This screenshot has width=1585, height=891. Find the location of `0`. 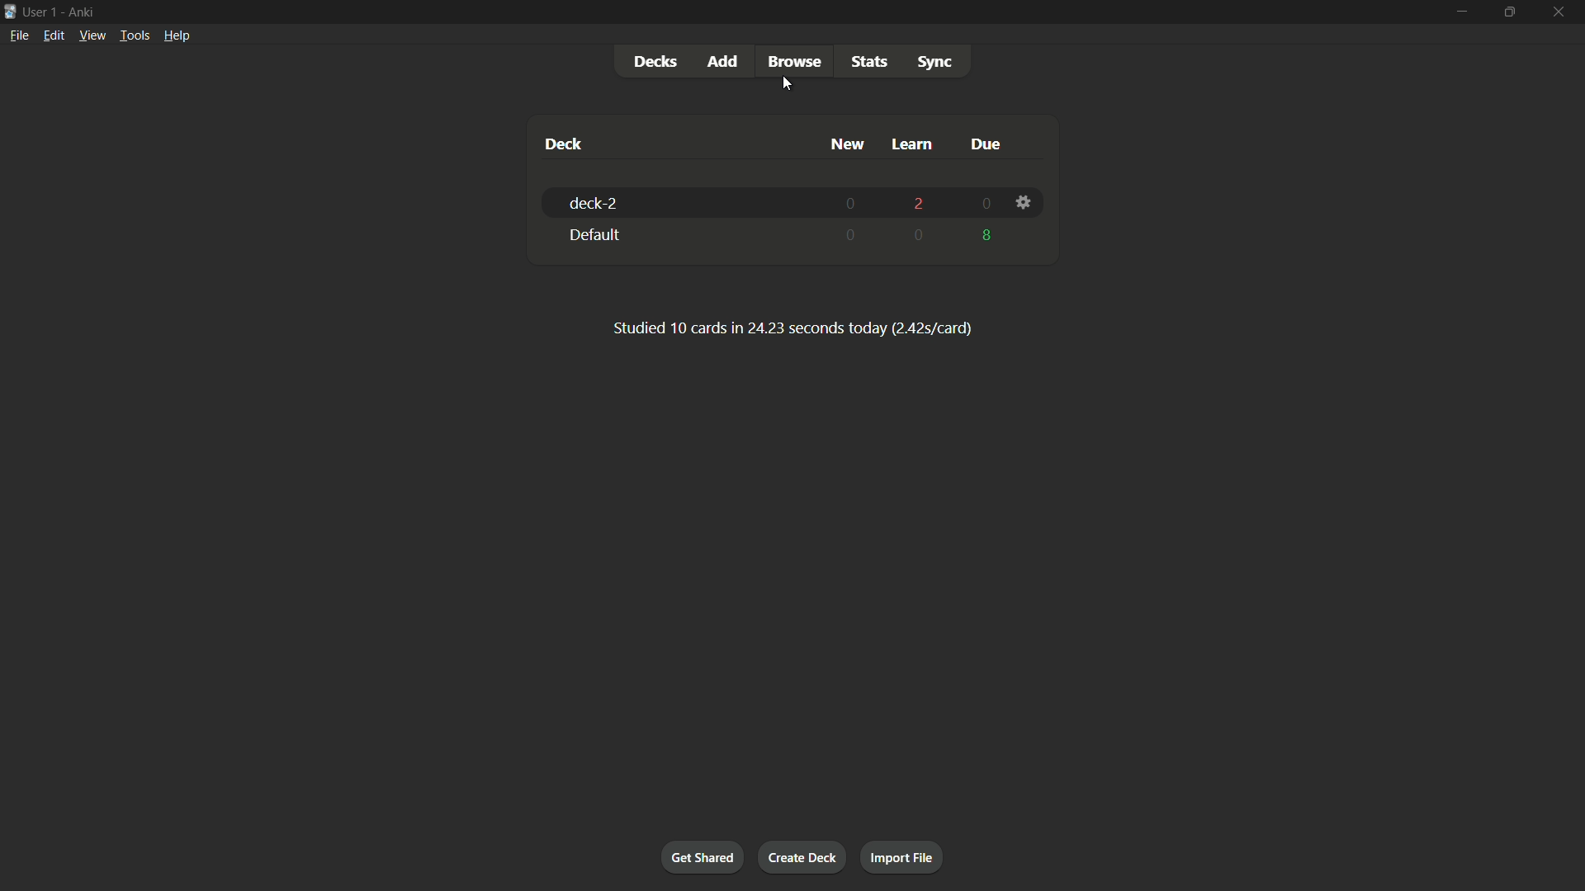

0 is located at coordinates (853, 202).